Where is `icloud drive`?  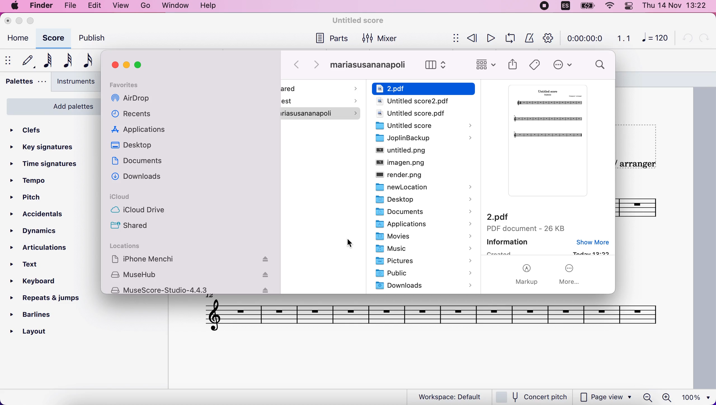
icloud drive is located at coordinates (144, 212).